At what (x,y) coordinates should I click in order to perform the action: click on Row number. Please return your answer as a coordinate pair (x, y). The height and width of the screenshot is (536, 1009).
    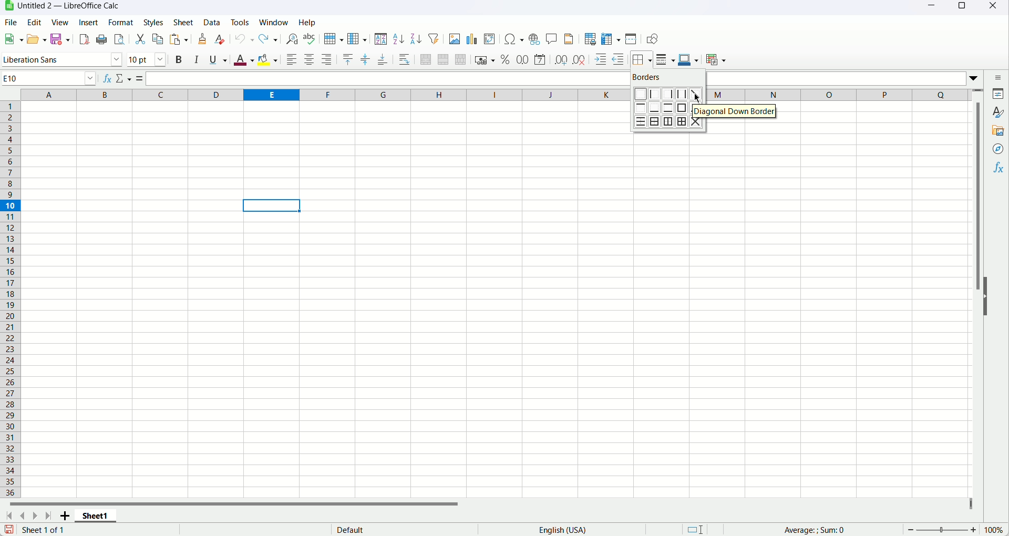
    Looking at the image, I should click on (12, 300).